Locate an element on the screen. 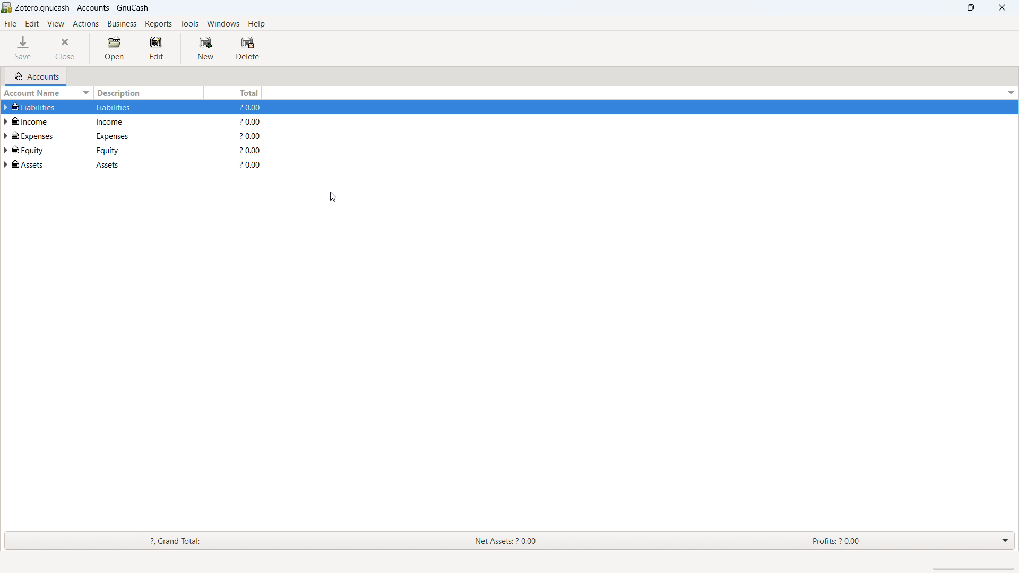 The width and height of the screenshot is (1019, 573). reports is located at coordinates (159, 24).